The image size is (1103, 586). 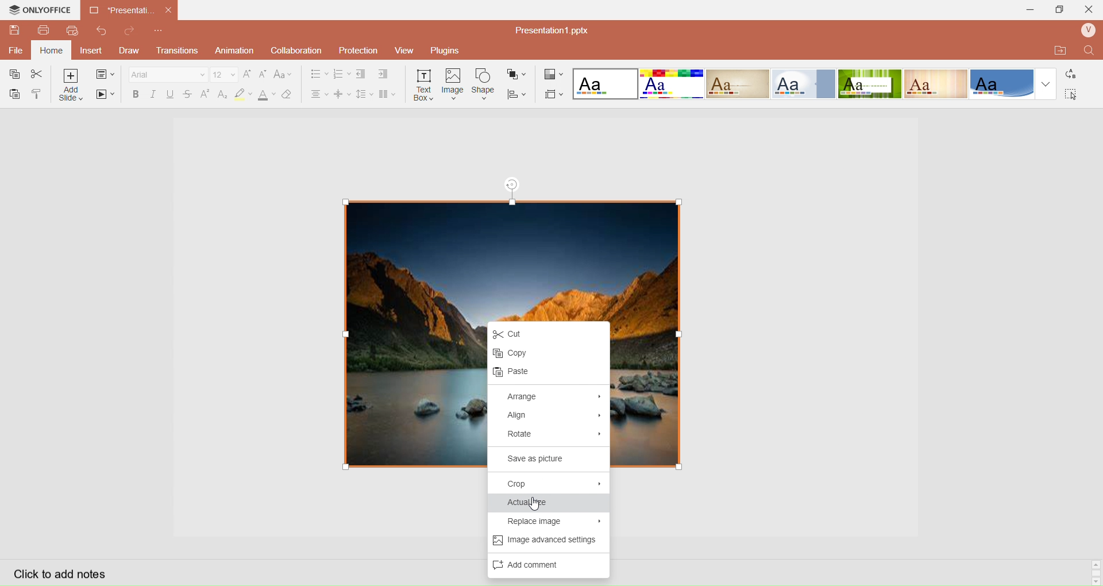 I want to click on Home, so click(x=52, y=51).